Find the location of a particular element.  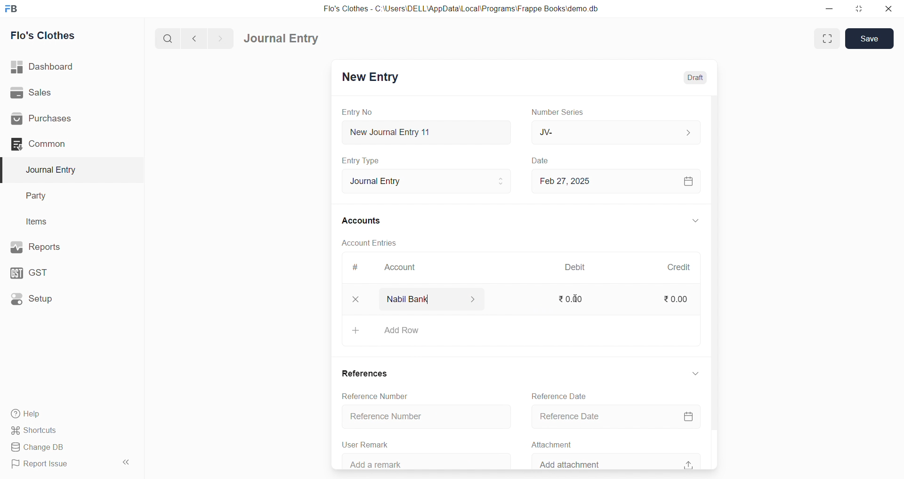

Reference Number is located at coordinates (426, 415).